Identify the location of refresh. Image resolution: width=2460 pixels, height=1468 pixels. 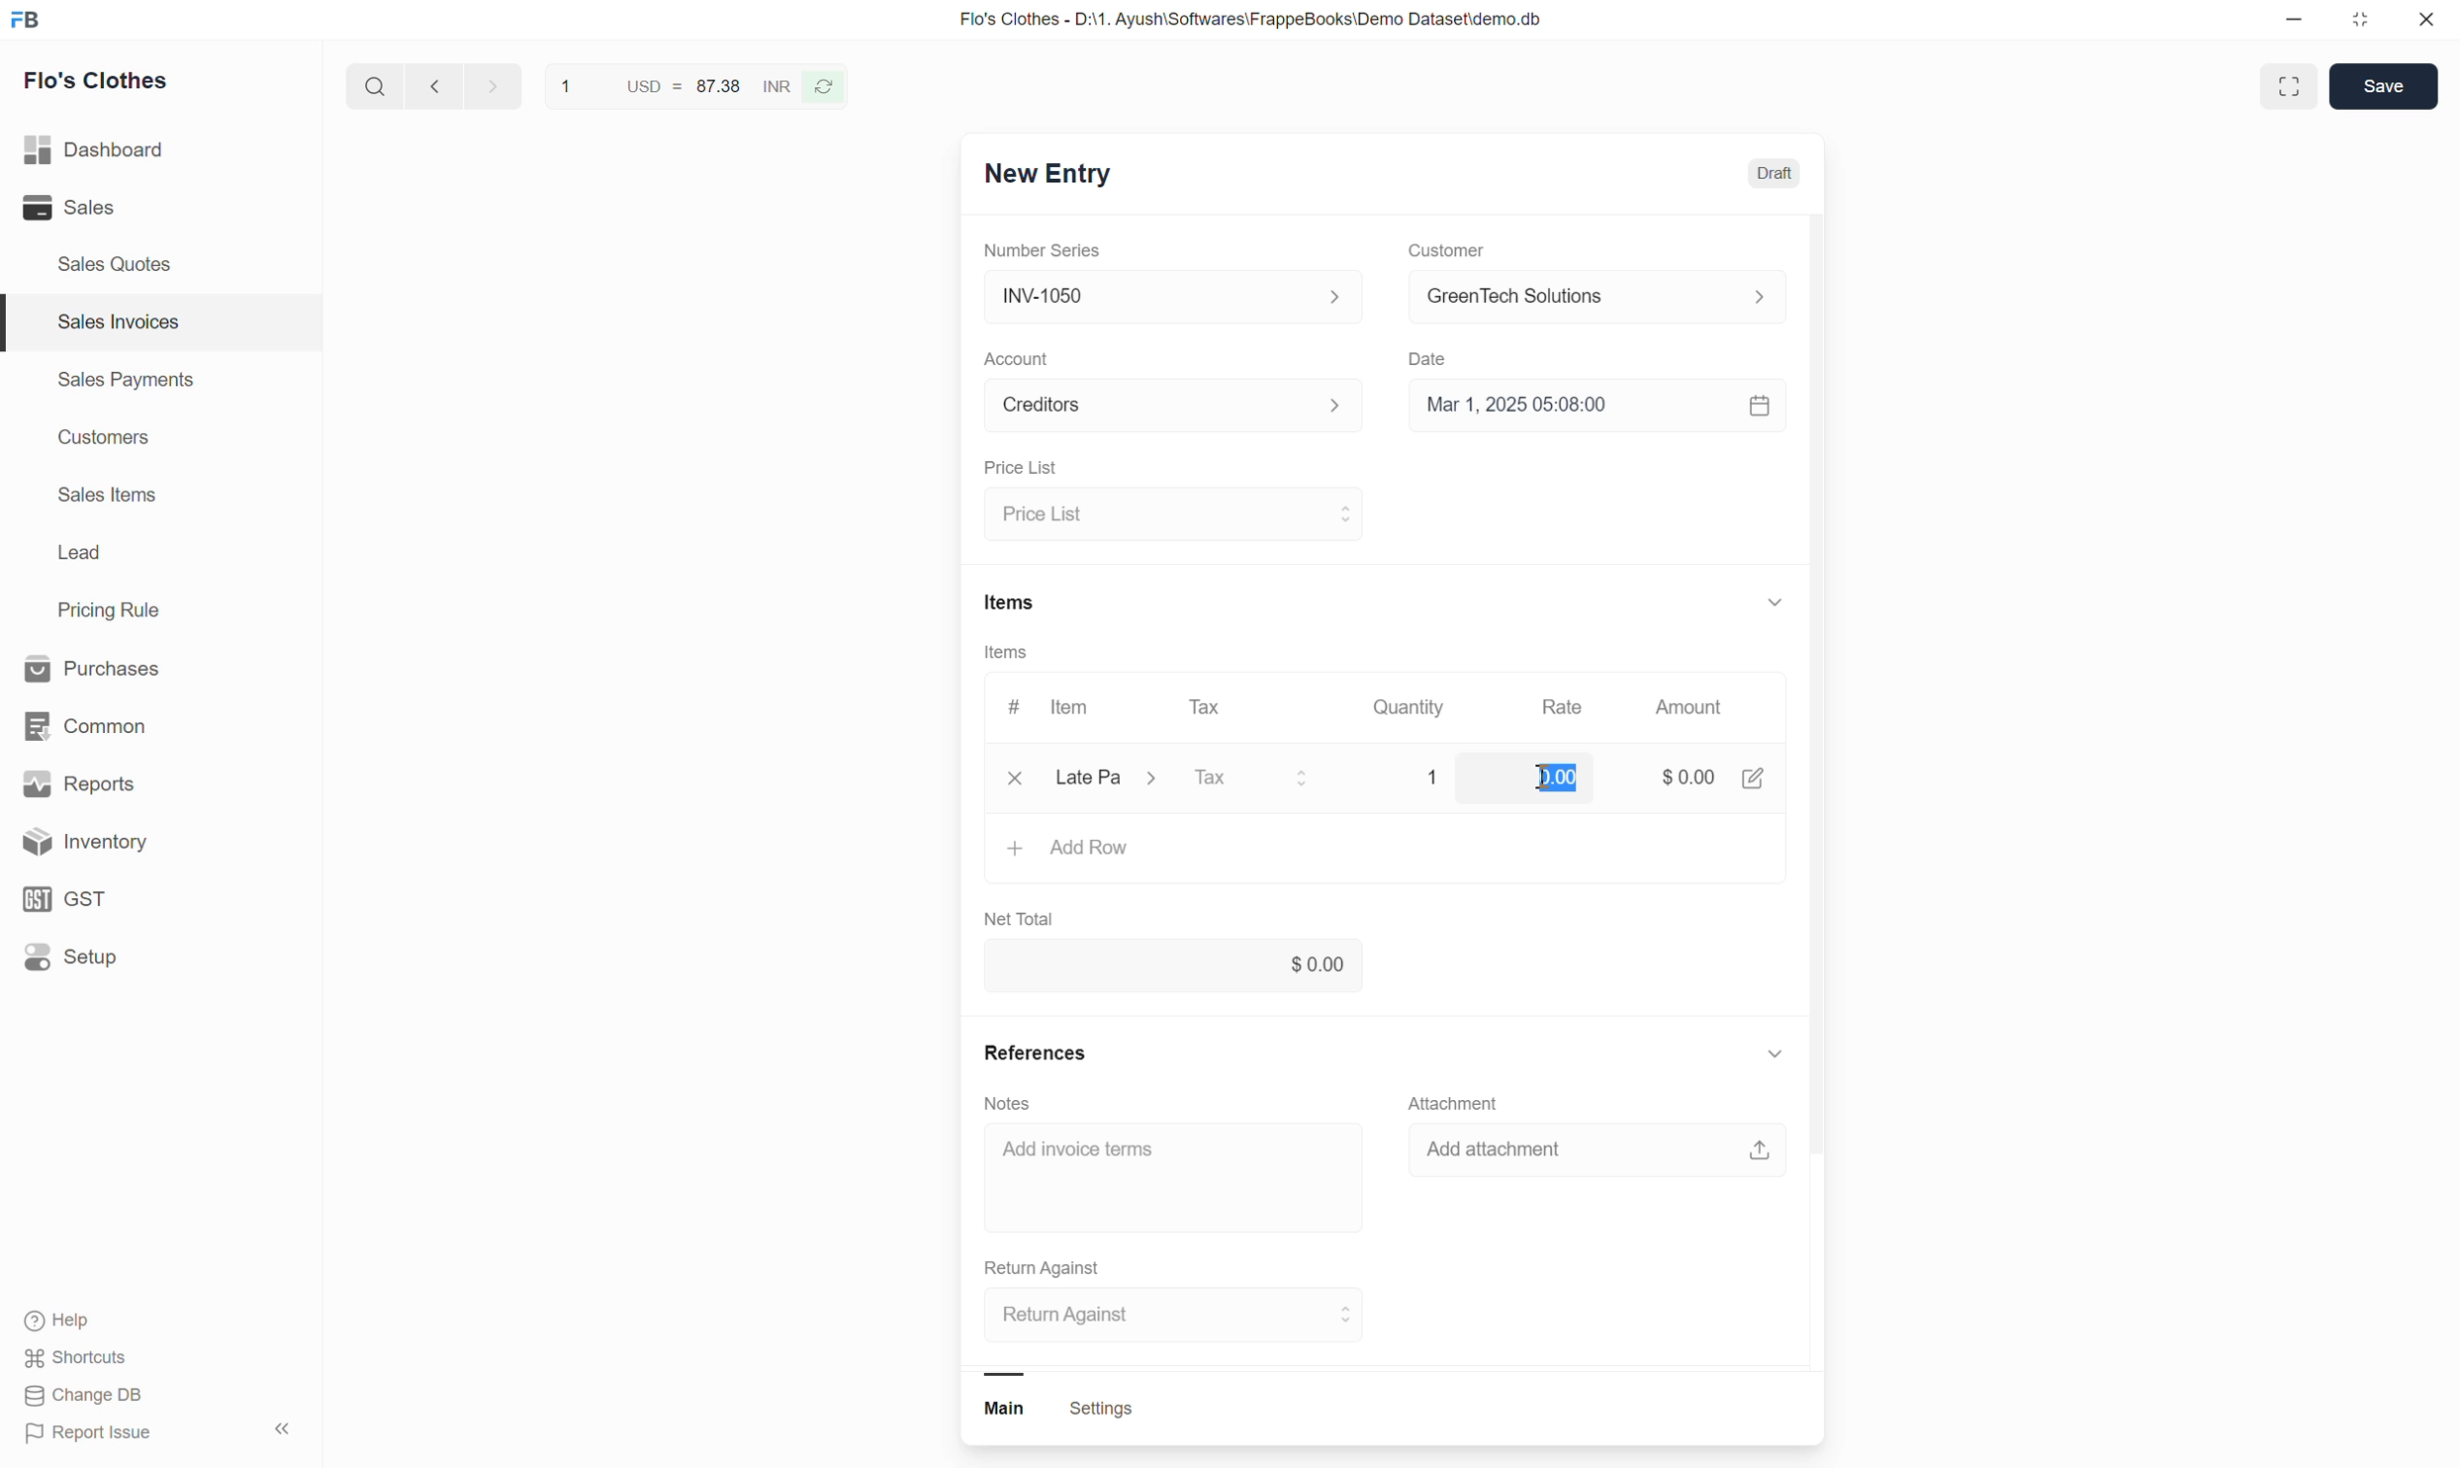
(830, 92).